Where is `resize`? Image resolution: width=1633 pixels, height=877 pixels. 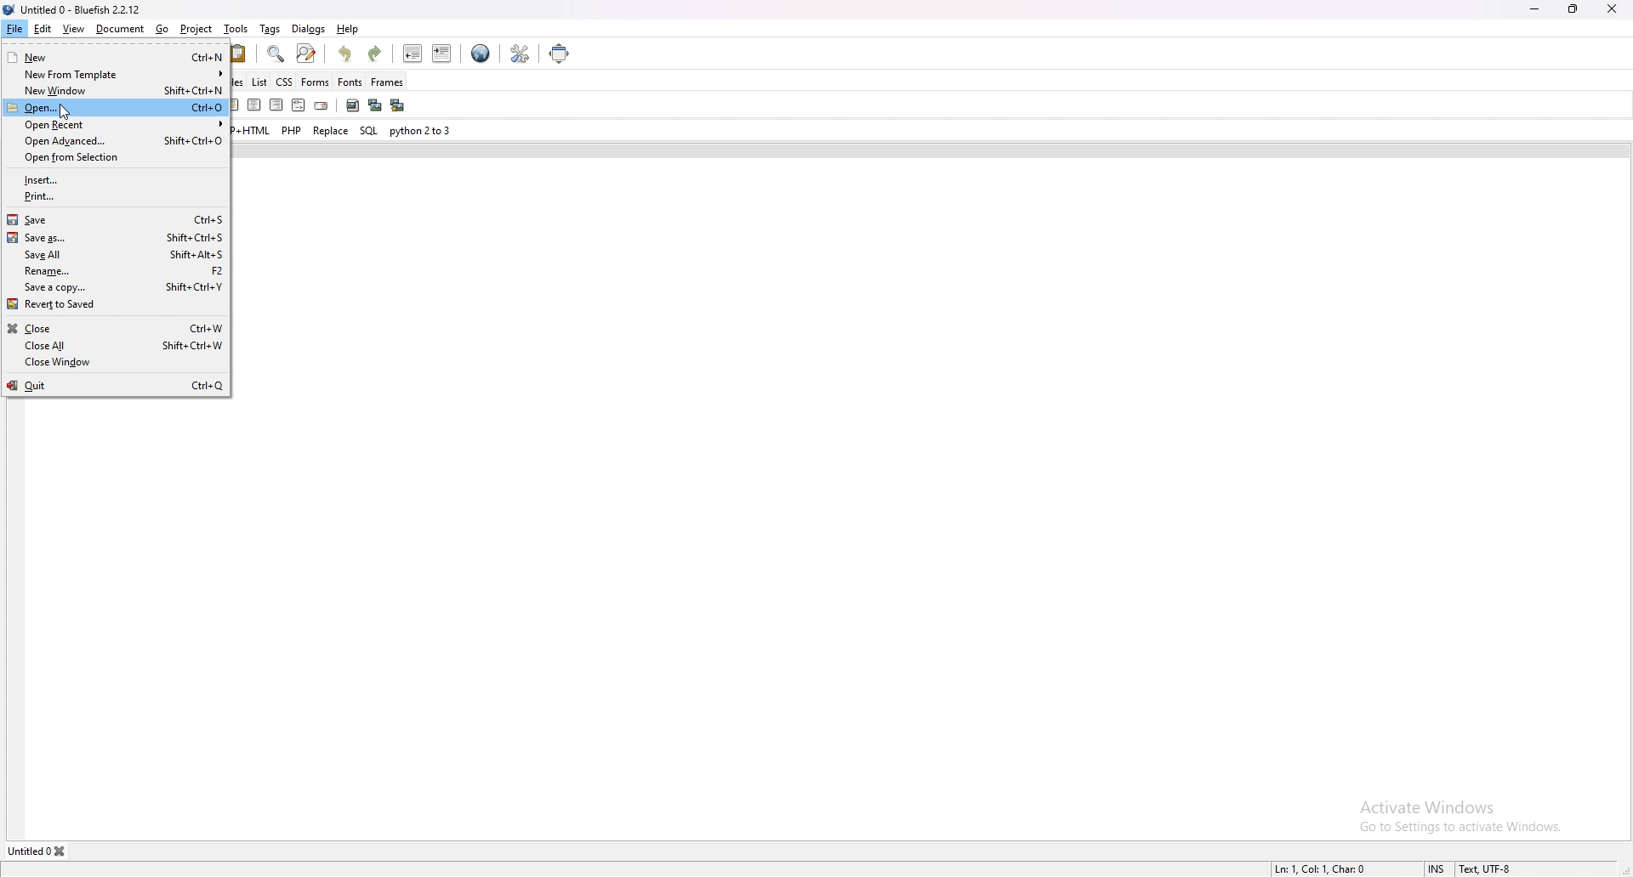 resize is located at coordinates (1573, 8).